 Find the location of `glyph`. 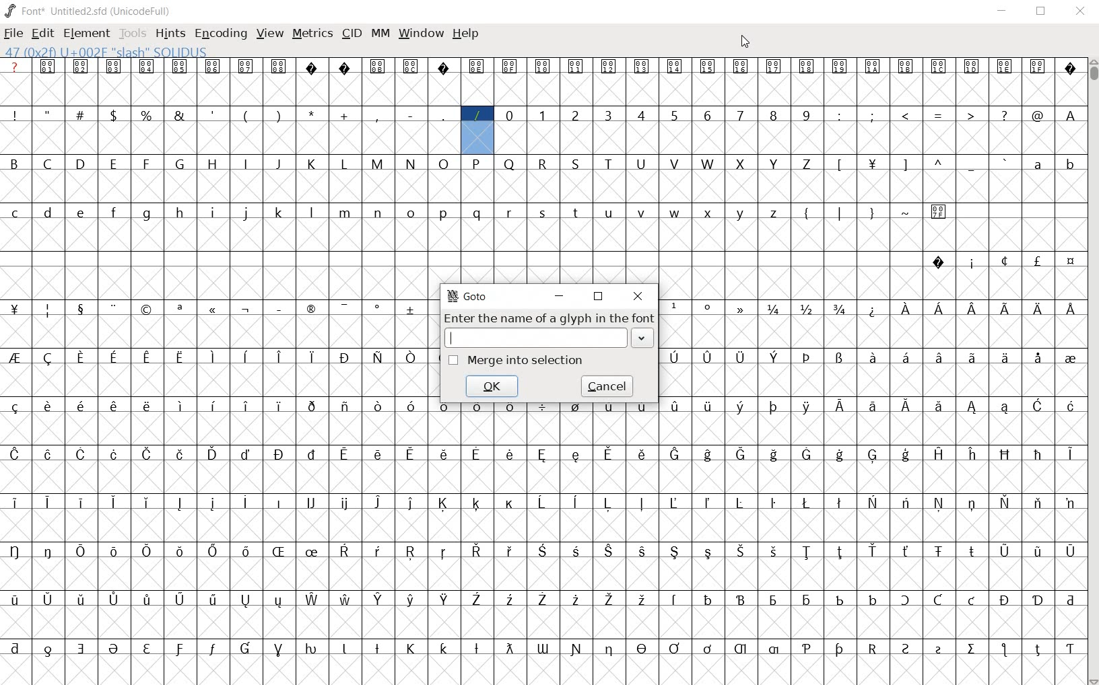

glyph is located at coordinates (872, 502).